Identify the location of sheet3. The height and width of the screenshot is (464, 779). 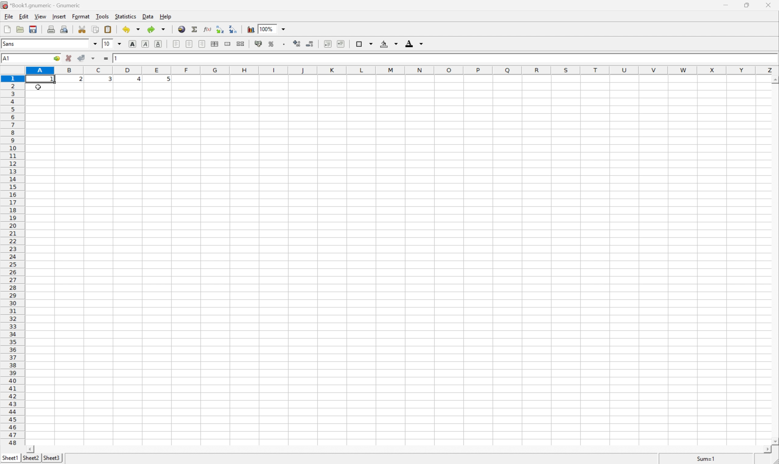
(52, 459).